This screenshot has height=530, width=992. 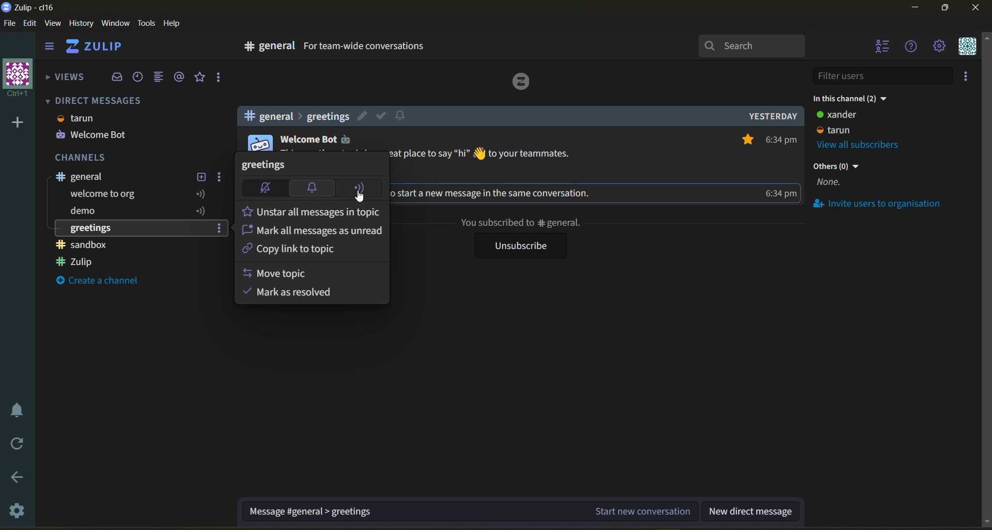 I want to click on settings, so click(x=219, y=229).